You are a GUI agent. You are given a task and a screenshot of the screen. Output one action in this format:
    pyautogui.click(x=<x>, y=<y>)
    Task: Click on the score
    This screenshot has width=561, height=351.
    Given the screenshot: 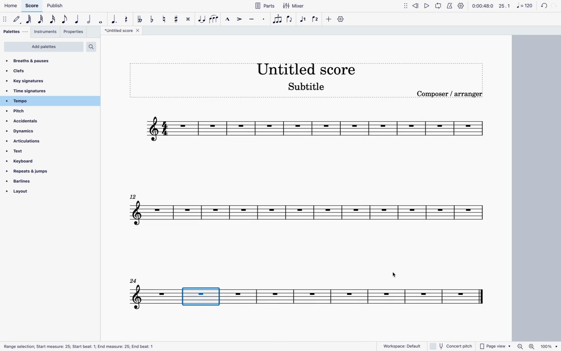 What is the action you would take?
    pyautogui.click(x=367, y=298)
    